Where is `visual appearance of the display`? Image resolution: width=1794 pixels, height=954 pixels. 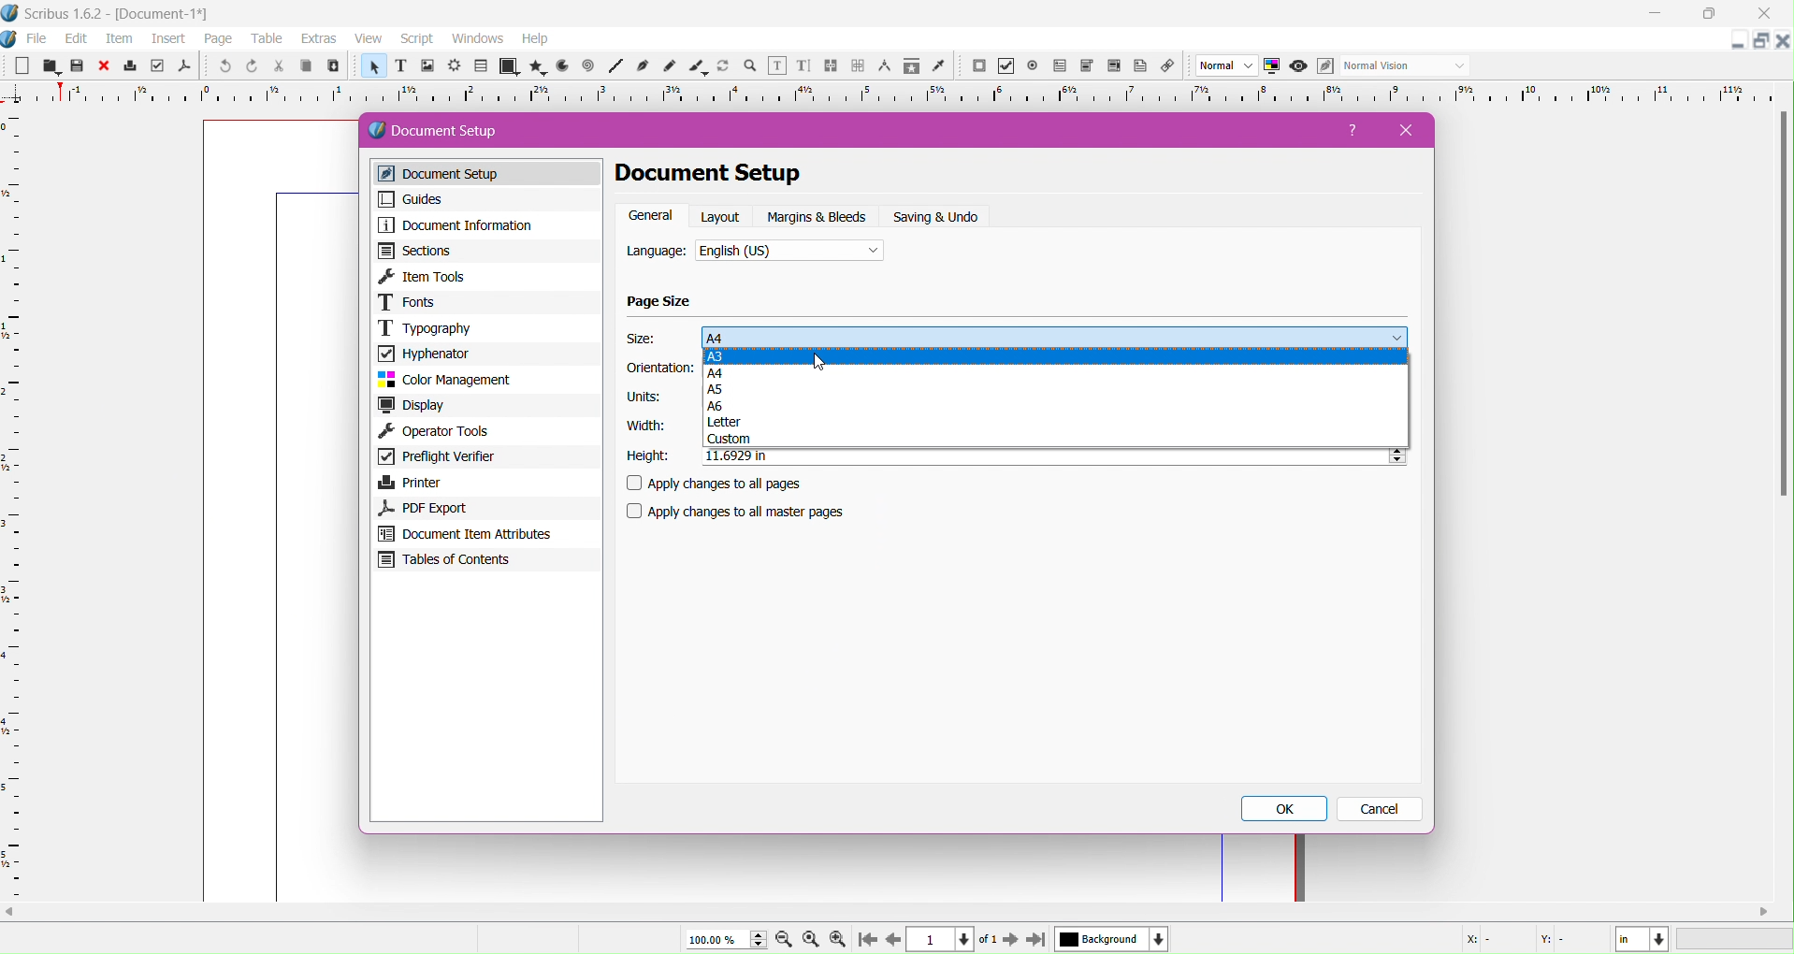 visual appearance of the display is located at coordinates (1404, 66).